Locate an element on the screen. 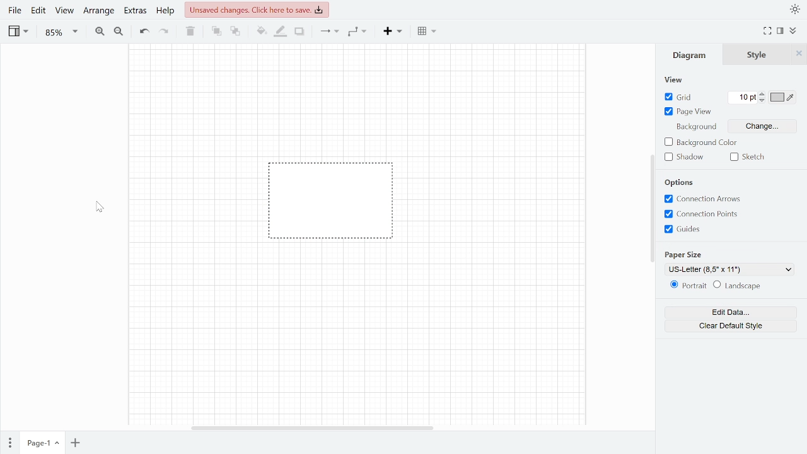  Grid is located at coordinates (681, 97).